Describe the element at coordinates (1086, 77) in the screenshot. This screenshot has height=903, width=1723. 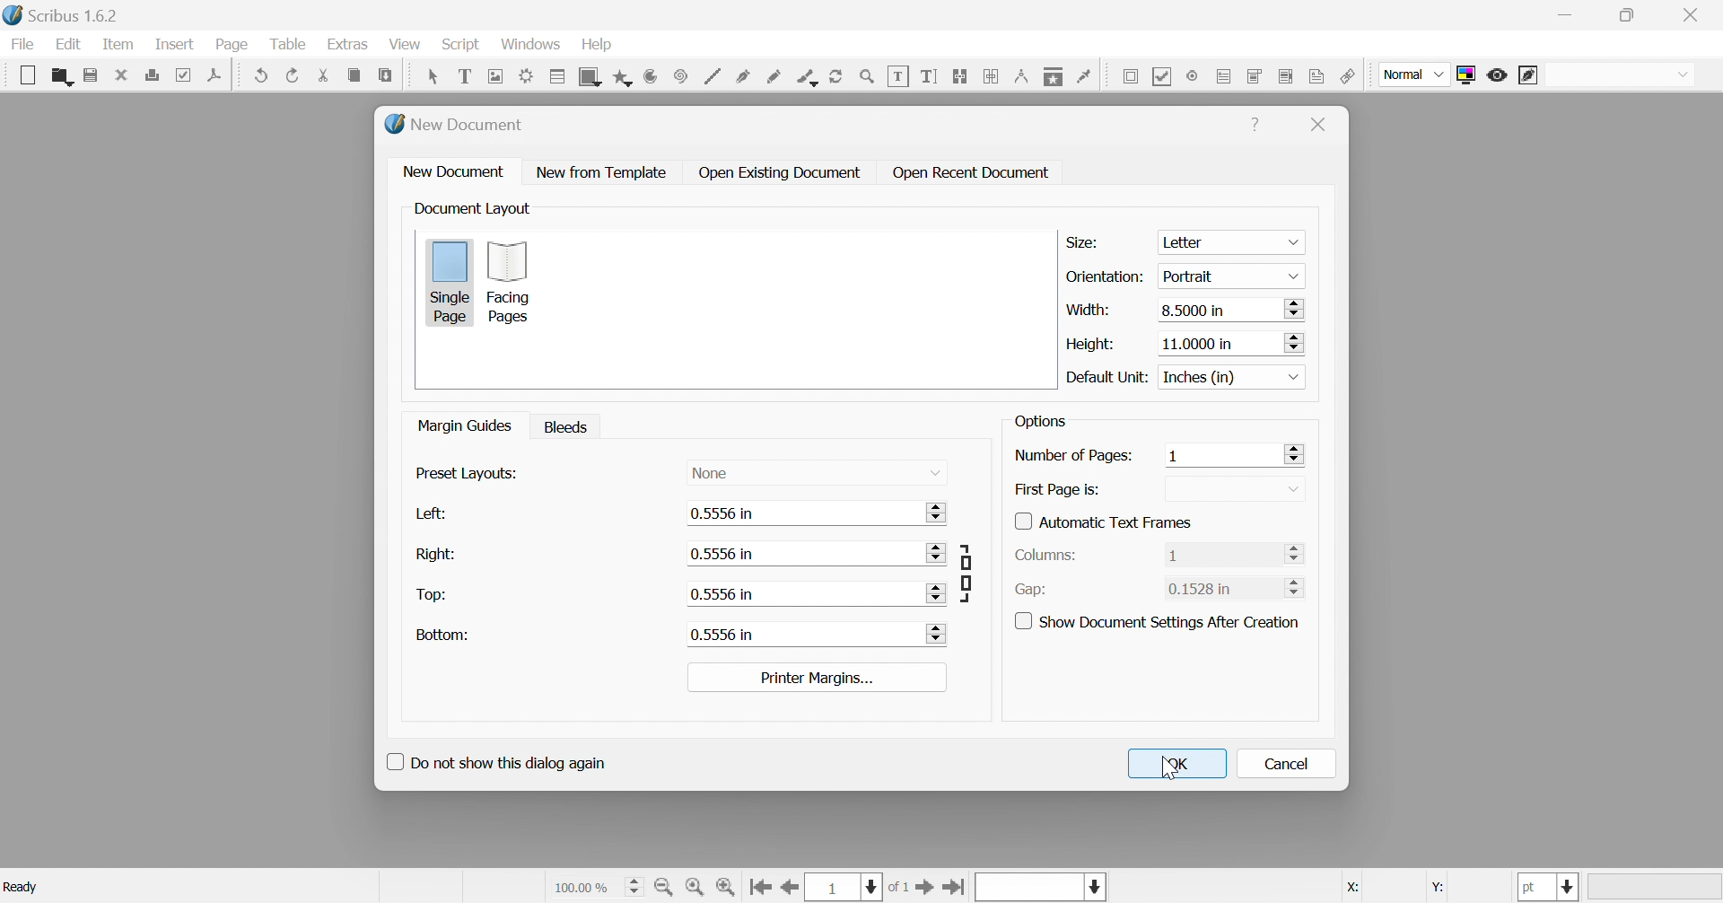
I see `eye dropper` at that location.